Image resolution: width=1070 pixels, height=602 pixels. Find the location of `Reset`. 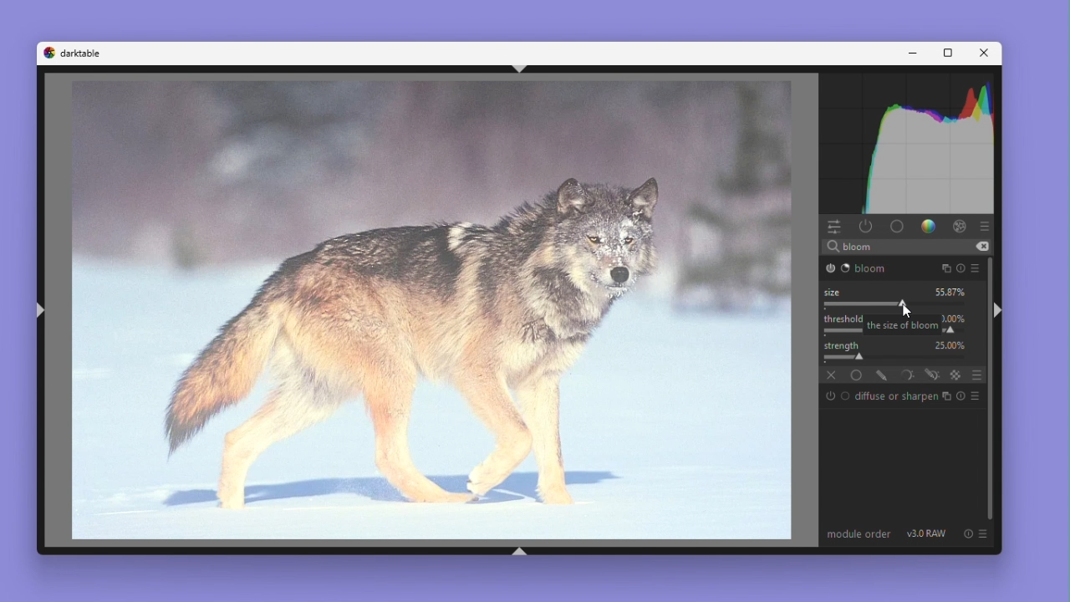

Reset is located at coordinates (961, 268).